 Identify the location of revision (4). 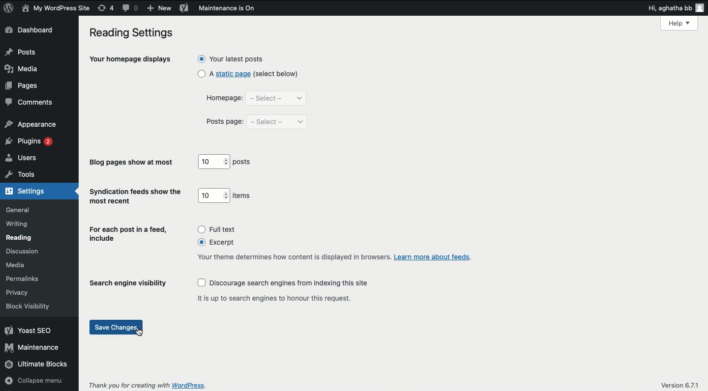
(105, 7).